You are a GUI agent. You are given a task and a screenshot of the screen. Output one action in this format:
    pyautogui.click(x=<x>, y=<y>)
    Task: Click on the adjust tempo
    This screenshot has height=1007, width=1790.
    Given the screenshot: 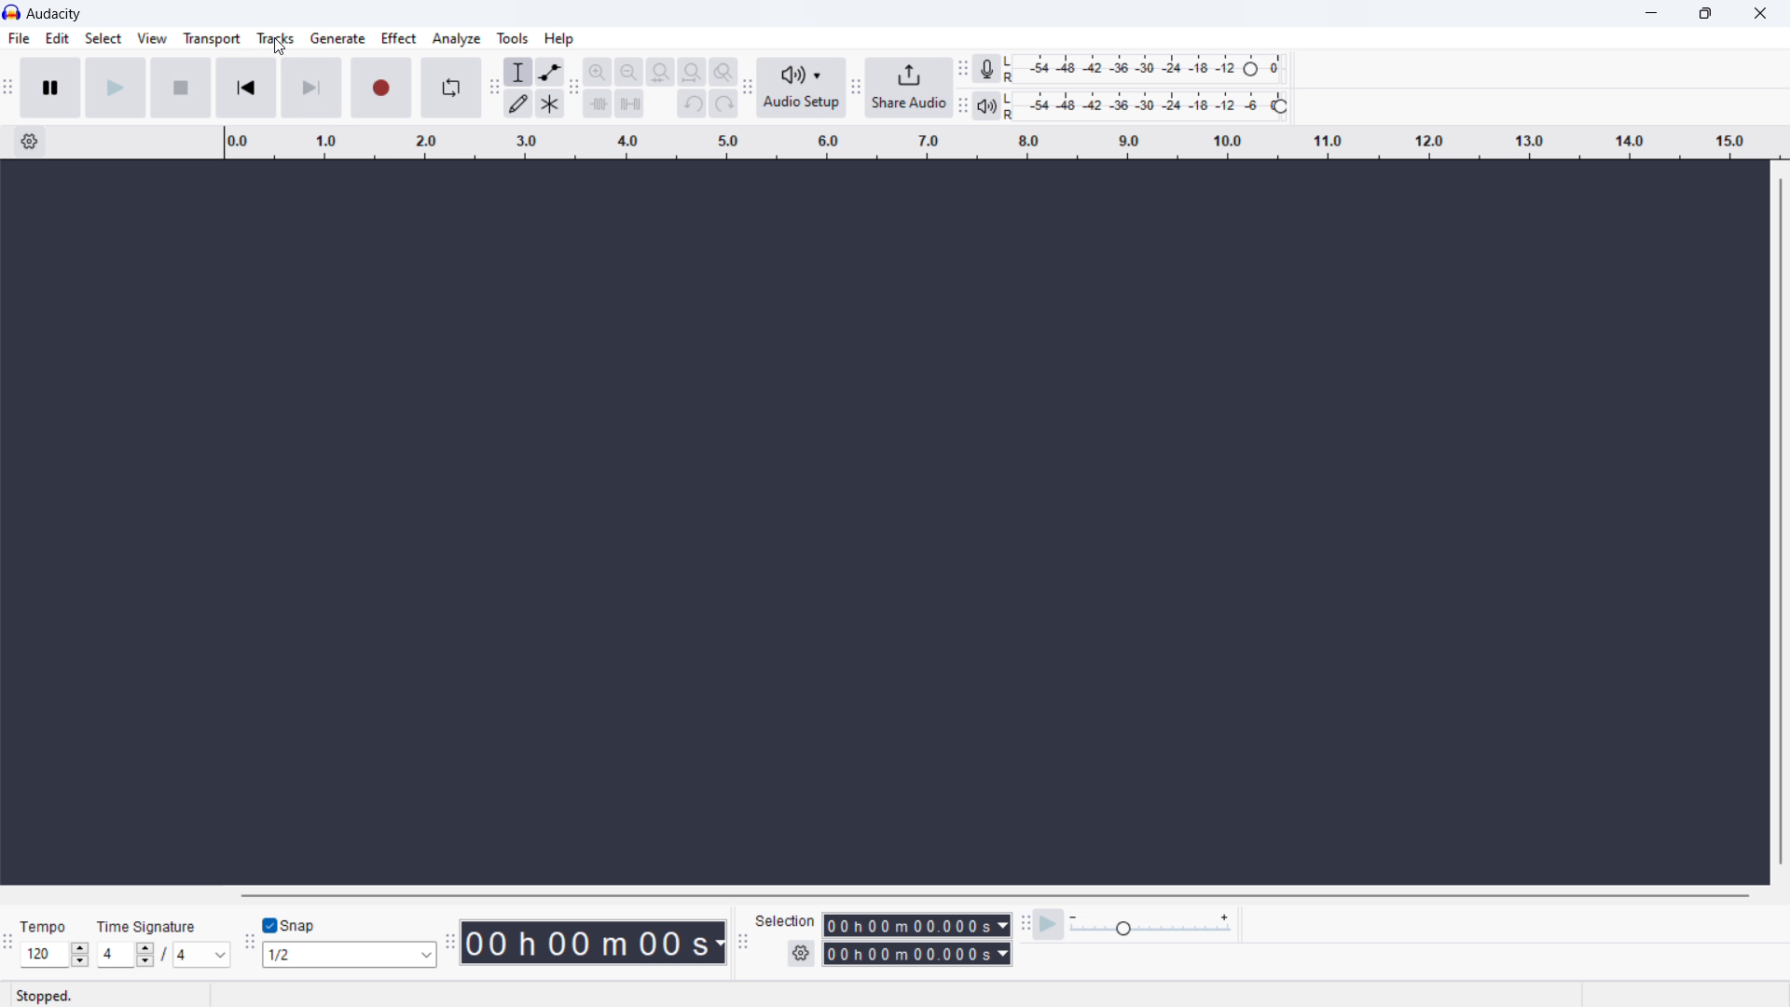 What is the action you would take?
    pyautogui.click(x=55, y=955)
    